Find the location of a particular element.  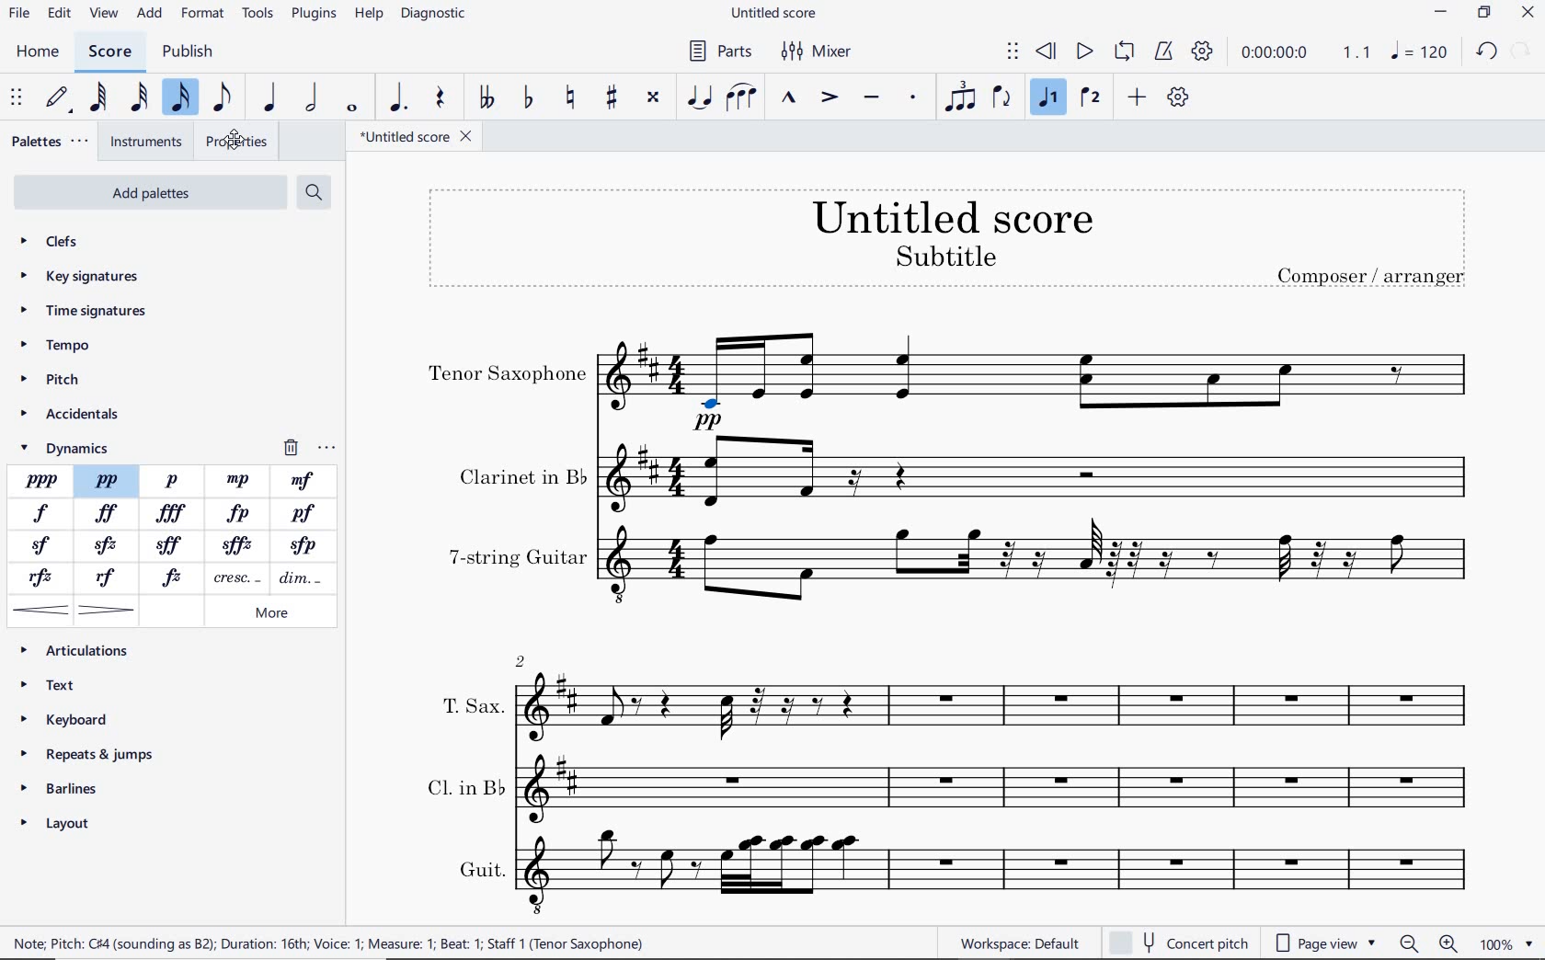

VOICE 1 is located at coordinates (1051, 98).